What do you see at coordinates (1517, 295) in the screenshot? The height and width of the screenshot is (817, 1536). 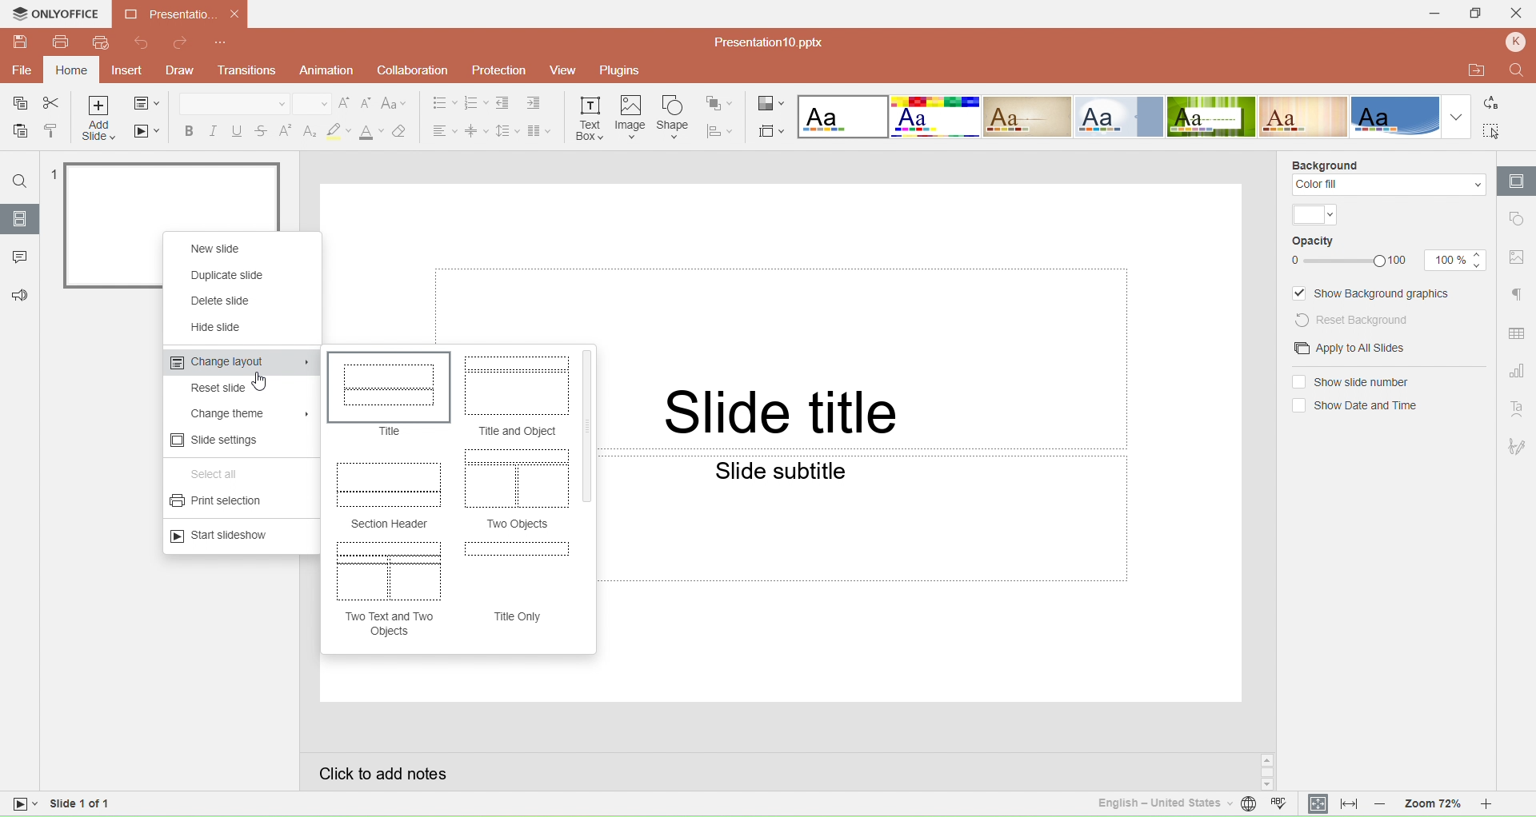 I see `Paragraph setting` at bounding box center [1517, 295].